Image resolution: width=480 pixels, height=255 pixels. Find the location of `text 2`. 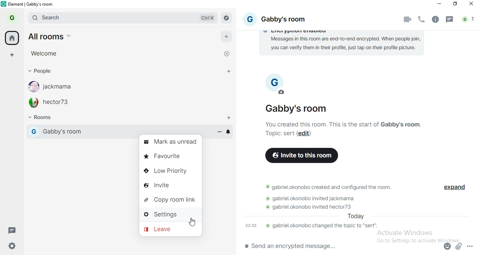

text 2 is located at coordinates (349, 124).